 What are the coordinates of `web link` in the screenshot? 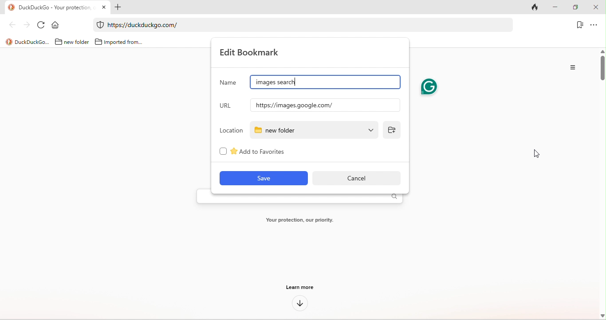 It's located at (298, 25).